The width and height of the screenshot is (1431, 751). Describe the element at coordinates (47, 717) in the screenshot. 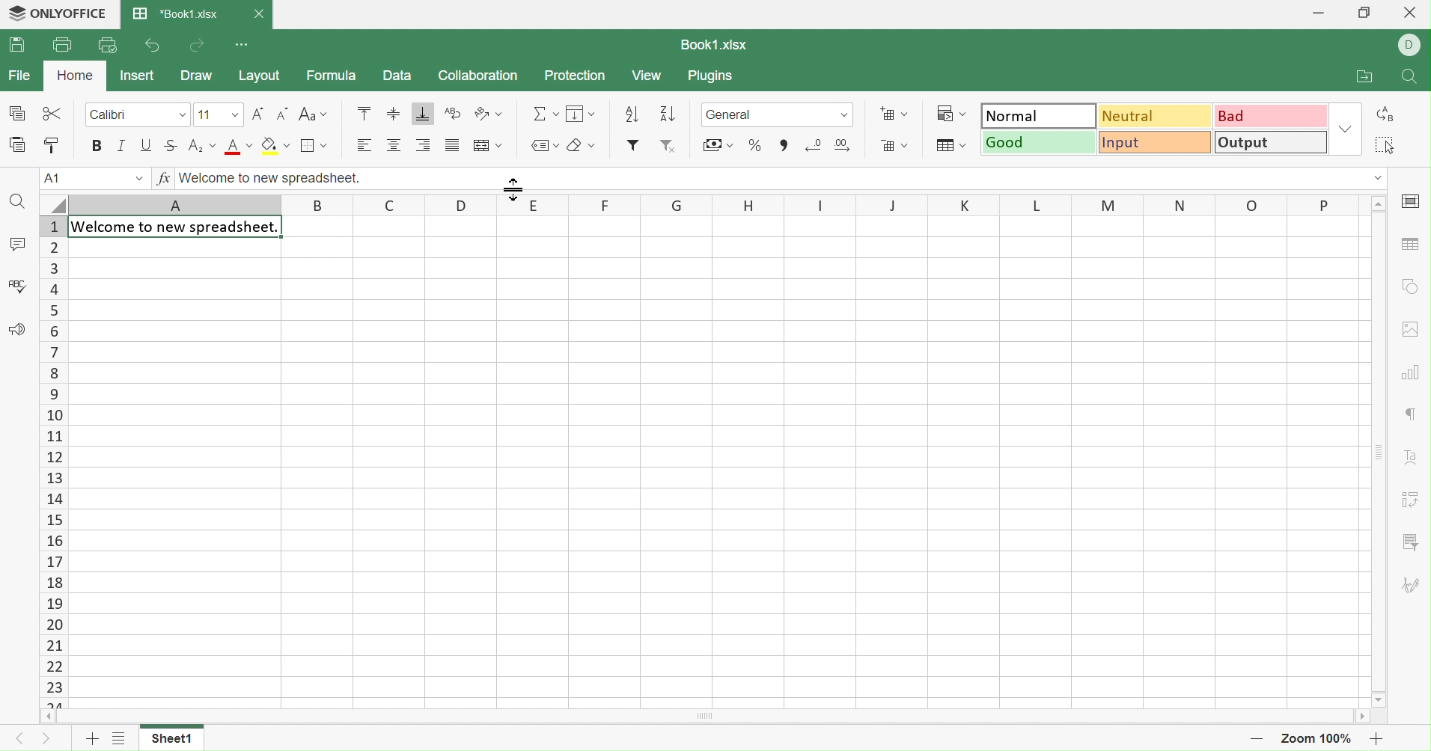

I see `Scroll Left` at that location.